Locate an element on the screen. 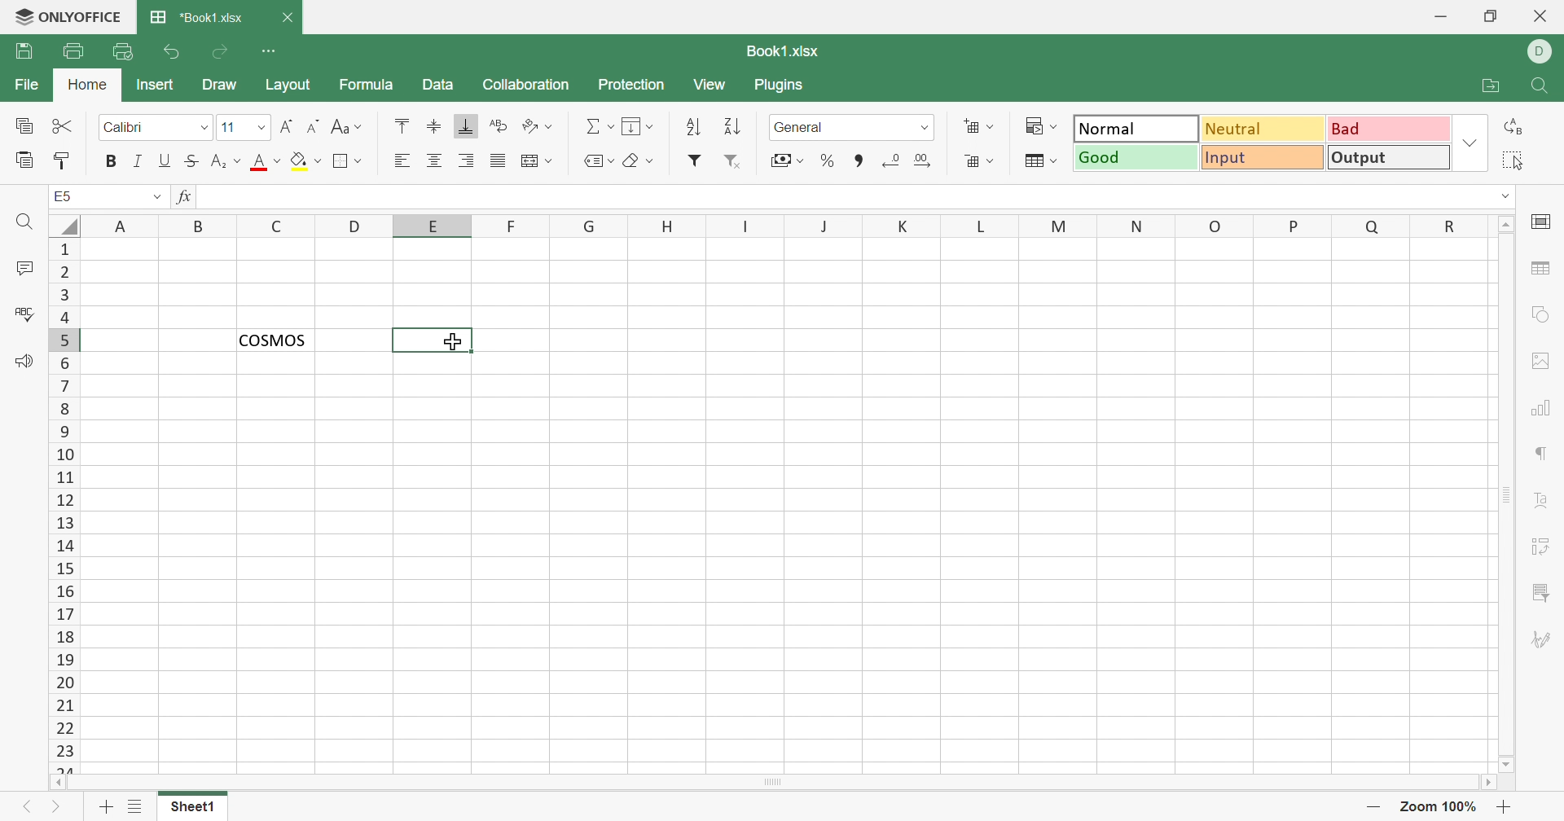 The image size is (1564, 821). View is located at coordinates (712, 86).